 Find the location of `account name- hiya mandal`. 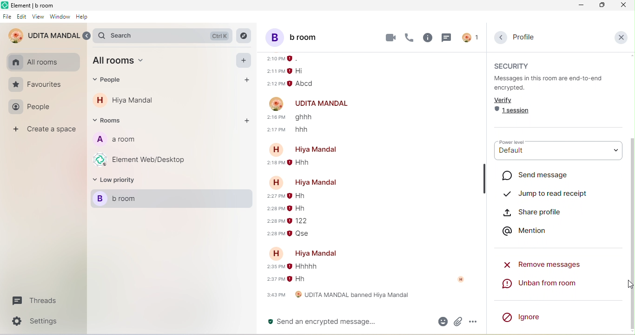

account name- hiya mandal is located at coordinates (302, 182).